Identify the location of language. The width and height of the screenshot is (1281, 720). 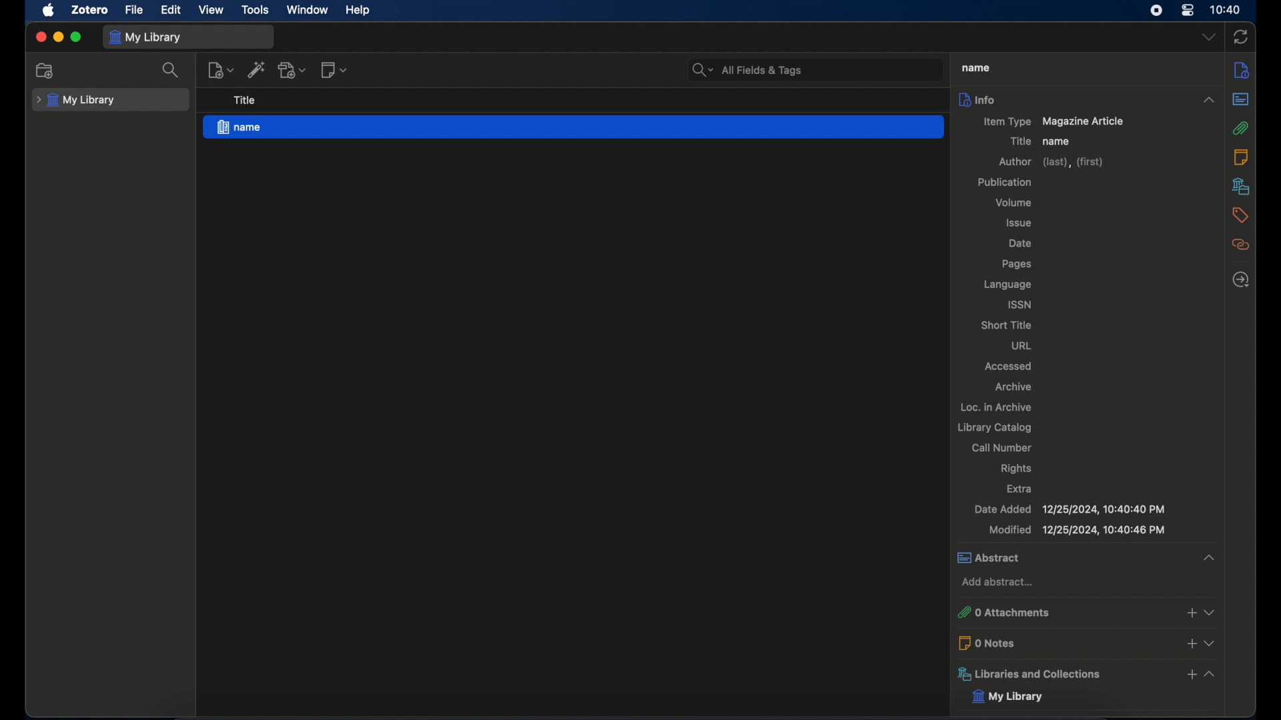
(1007, 285).